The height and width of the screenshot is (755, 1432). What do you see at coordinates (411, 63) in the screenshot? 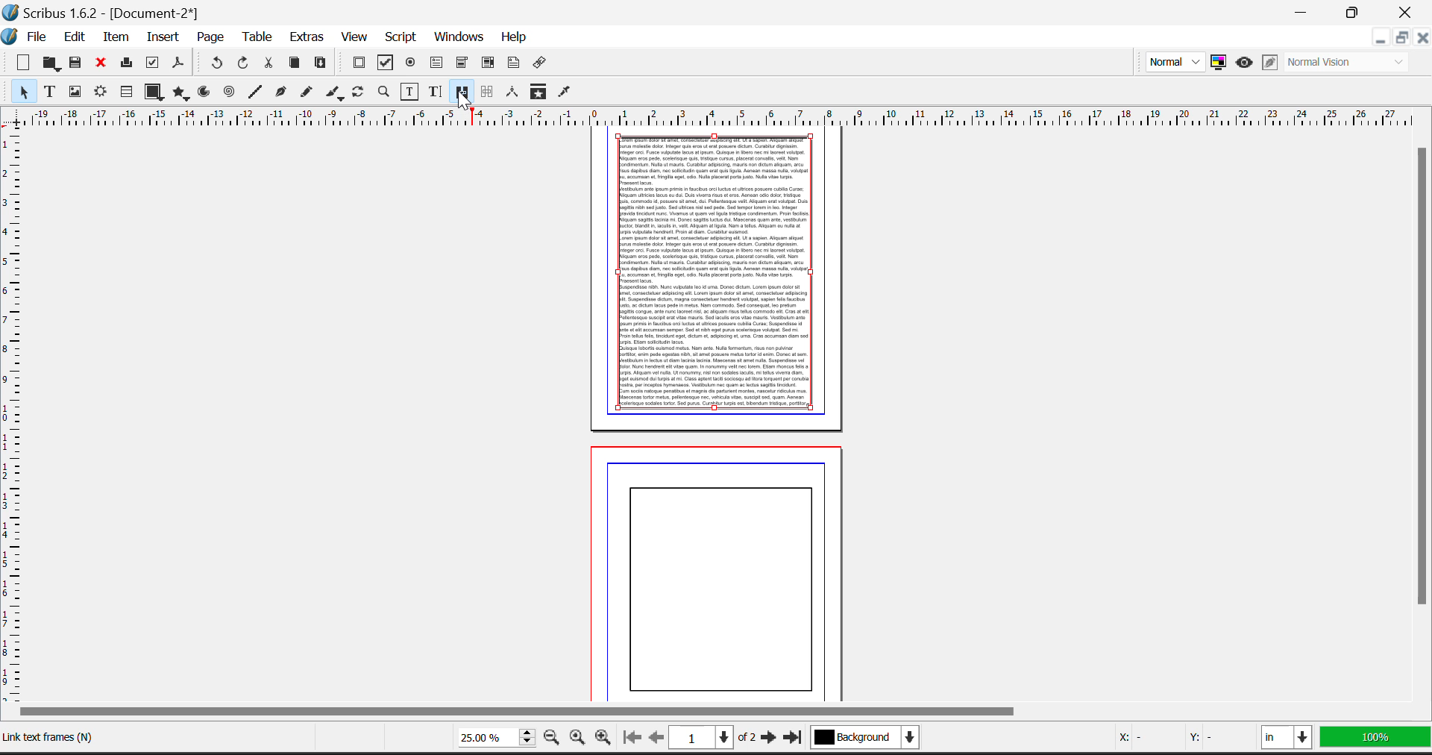
I see `PDF Radio Button` at bounding box center [411, 63].